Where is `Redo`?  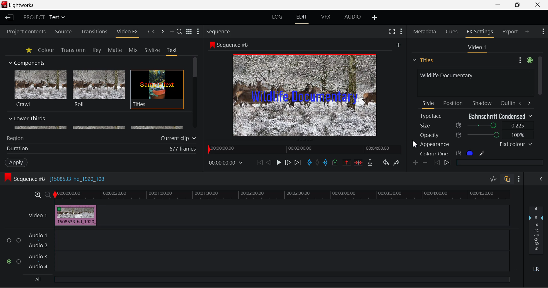
Redo is located at coordinates (397, 163).